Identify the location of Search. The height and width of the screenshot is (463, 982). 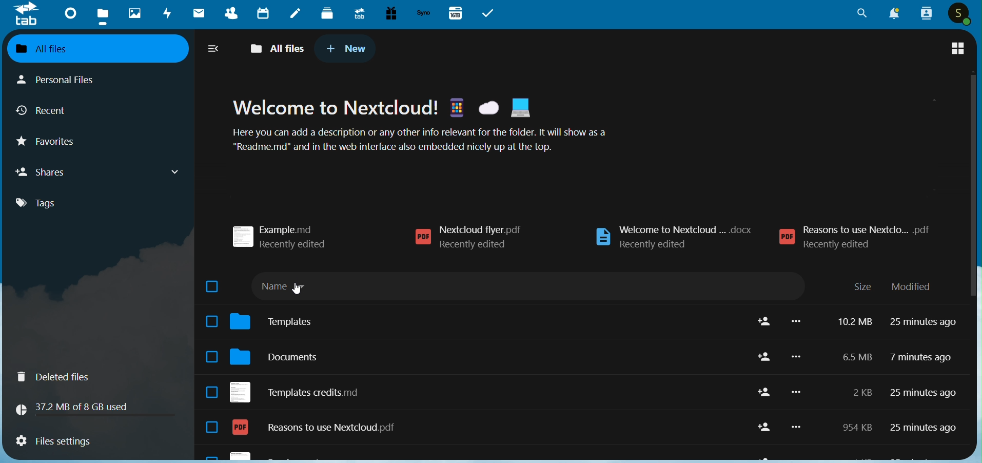
(860, 13).